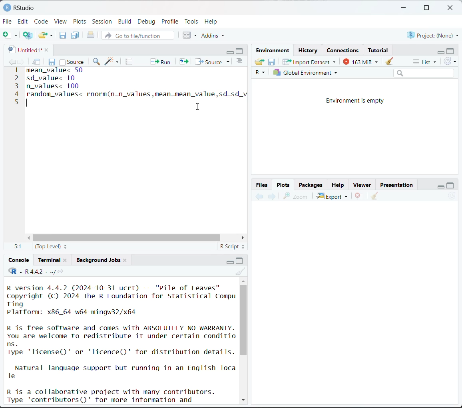 The image size is (462, 408). What do you see at coordinates (344, 50) in the screenshot?
I see `Connections` at bounding box center [344, 50].